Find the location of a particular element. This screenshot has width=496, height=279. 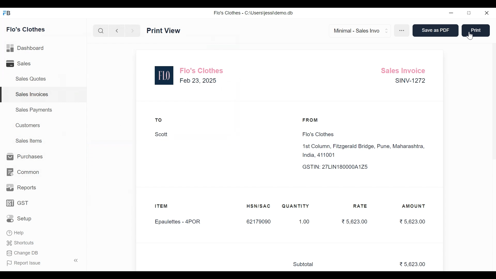

FROM is located at coordinates (312, 120).